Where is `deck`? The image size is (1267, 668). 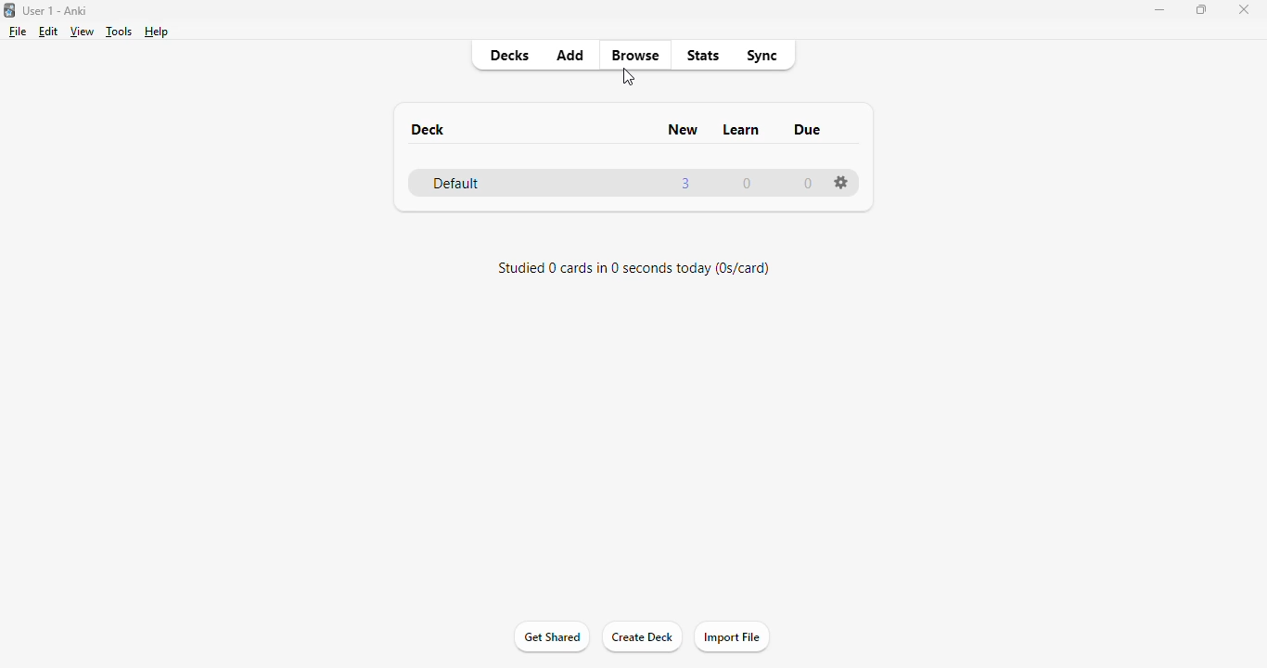 deck is located at coordinates (426, 129).